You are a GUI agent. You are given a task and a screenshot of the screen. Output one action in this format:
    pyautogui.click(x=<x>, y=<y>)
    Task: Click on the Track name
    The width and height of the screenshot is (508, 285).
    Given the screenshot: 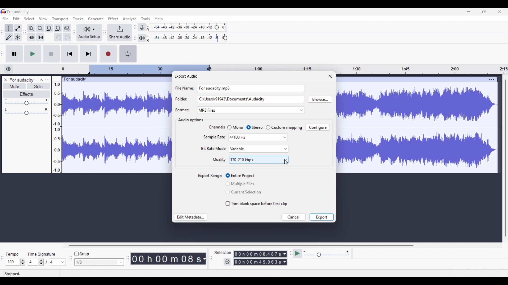 What is the action you would take?
    pyautogui.click(x=22, y=80)
    